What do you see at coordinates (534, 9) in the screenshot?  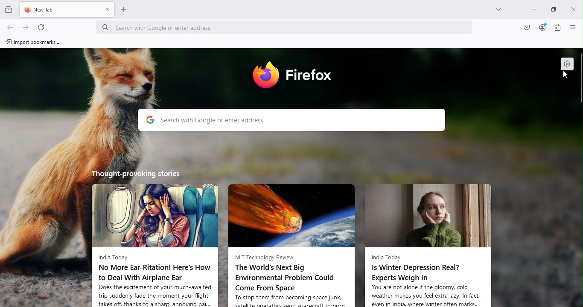 I see `Minimize` at bounding box center [534, 9].